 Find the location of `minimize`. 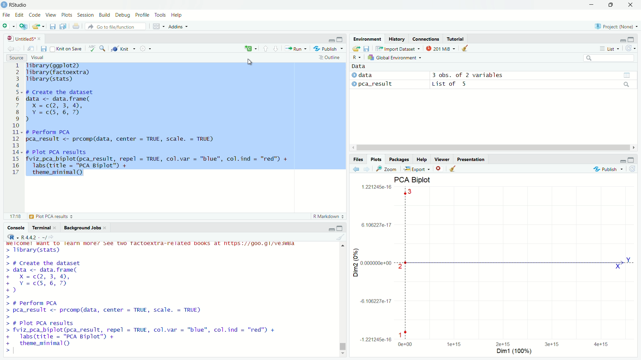

minimize is located at coordinates (332, 40).